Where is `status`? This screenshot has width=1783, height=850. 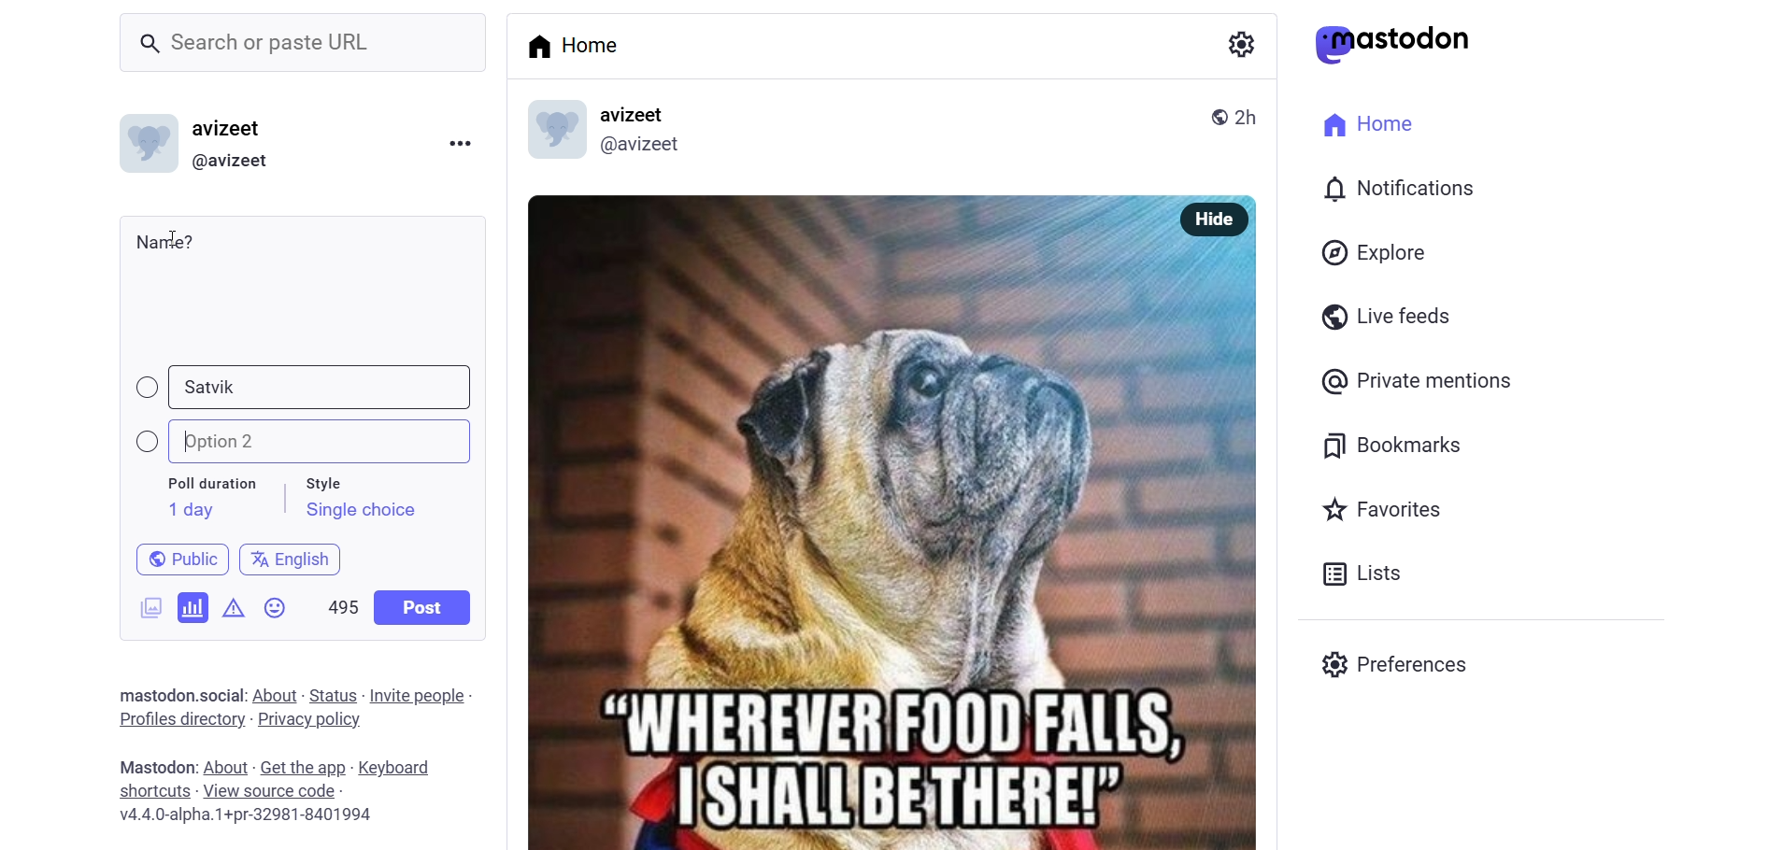 status is located at coordinates (333, 695).